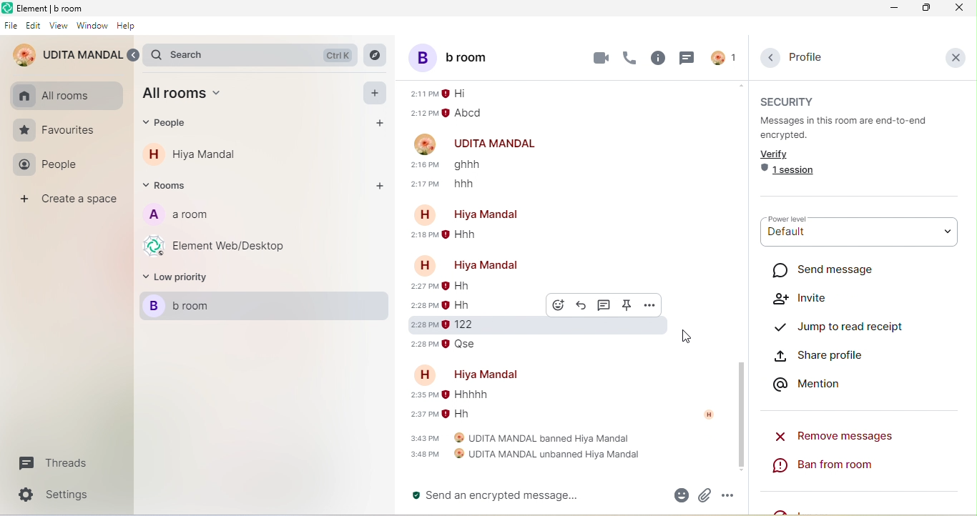 The image size is (977, 516). Describe the element at coordinates (34, 26) in the screenshot. I see `edit` at that location.